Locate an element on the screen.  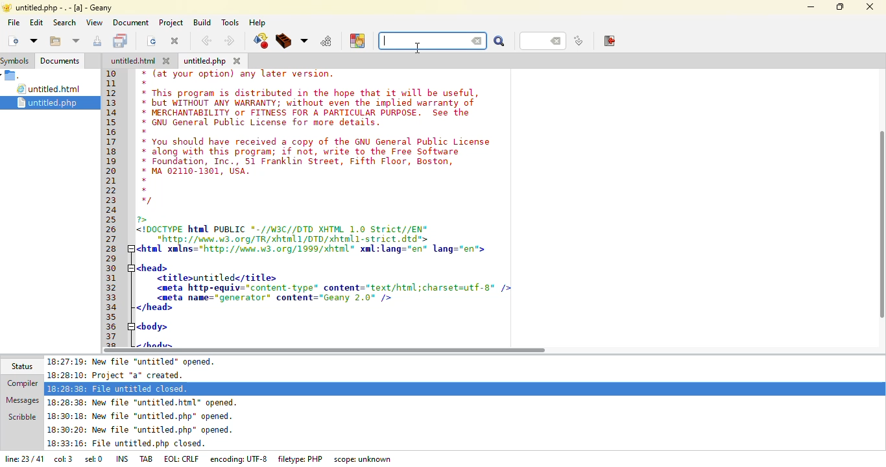
cursor is located at coordinates (416, 48).